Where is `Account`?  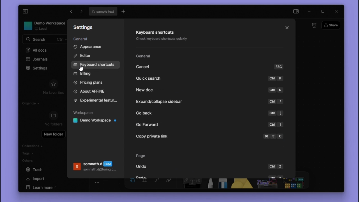 Account is located at coordinates (95, 168).